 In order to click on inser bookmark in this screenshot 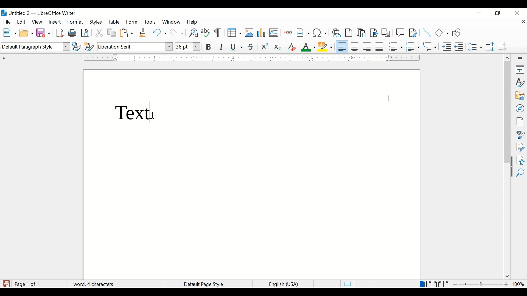, I will do `click(374, 33)`.